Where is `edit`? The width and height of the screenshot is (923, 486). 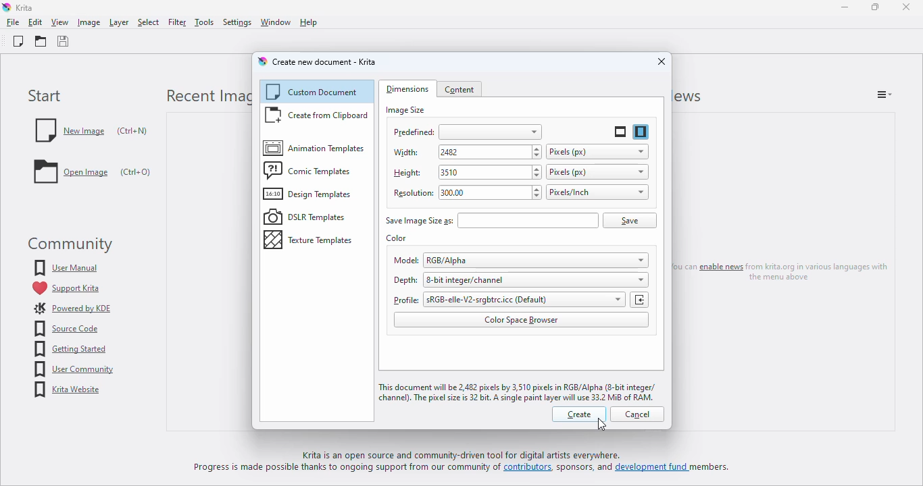 edit is located at coordinates (34, 22).